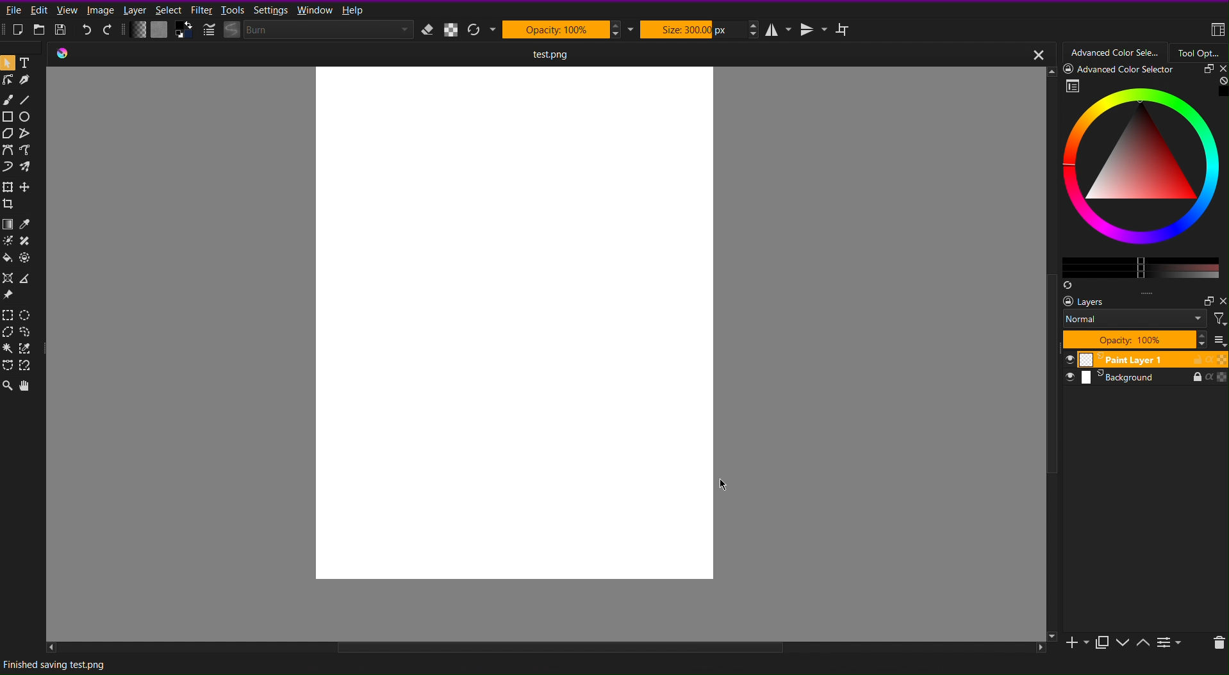 The height and width of the screenshot is (675, 1229). What do you see at coordinates (19, 340) in the screenshot?
I see `Selection Tools` at bounding box center [19, 340].